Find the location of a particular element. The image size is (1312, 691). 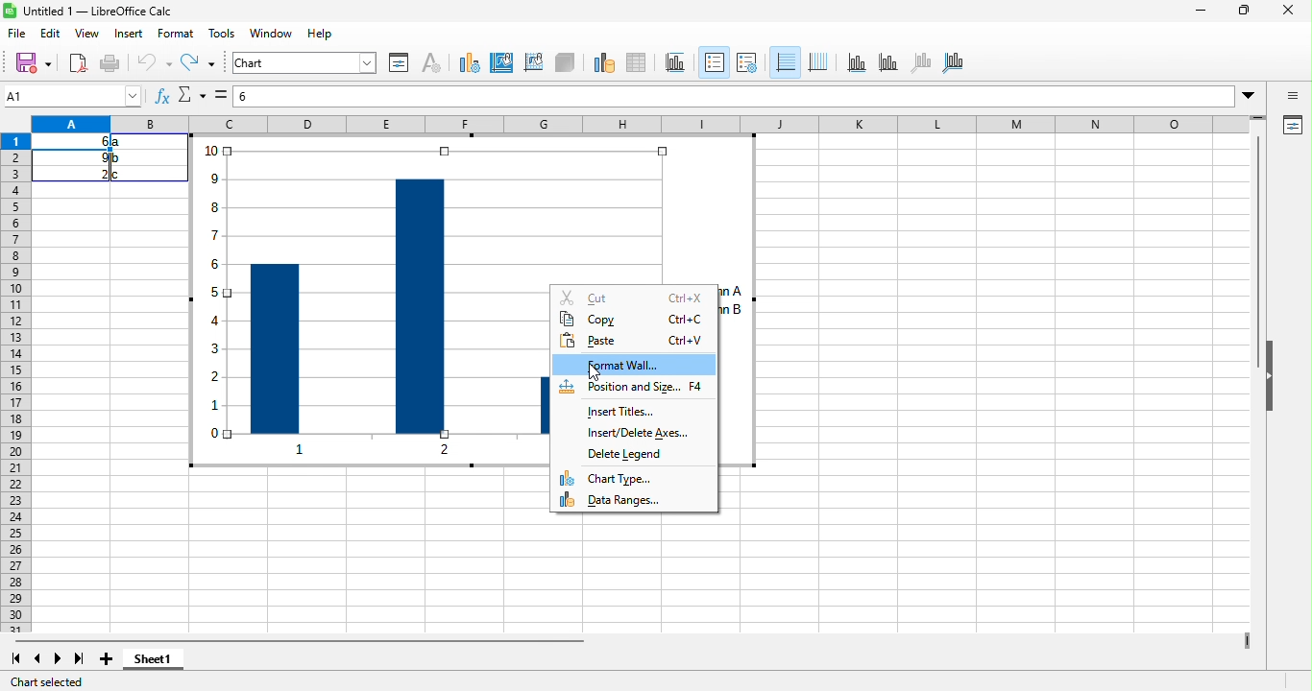

previous is located at coordinates (37, 660).